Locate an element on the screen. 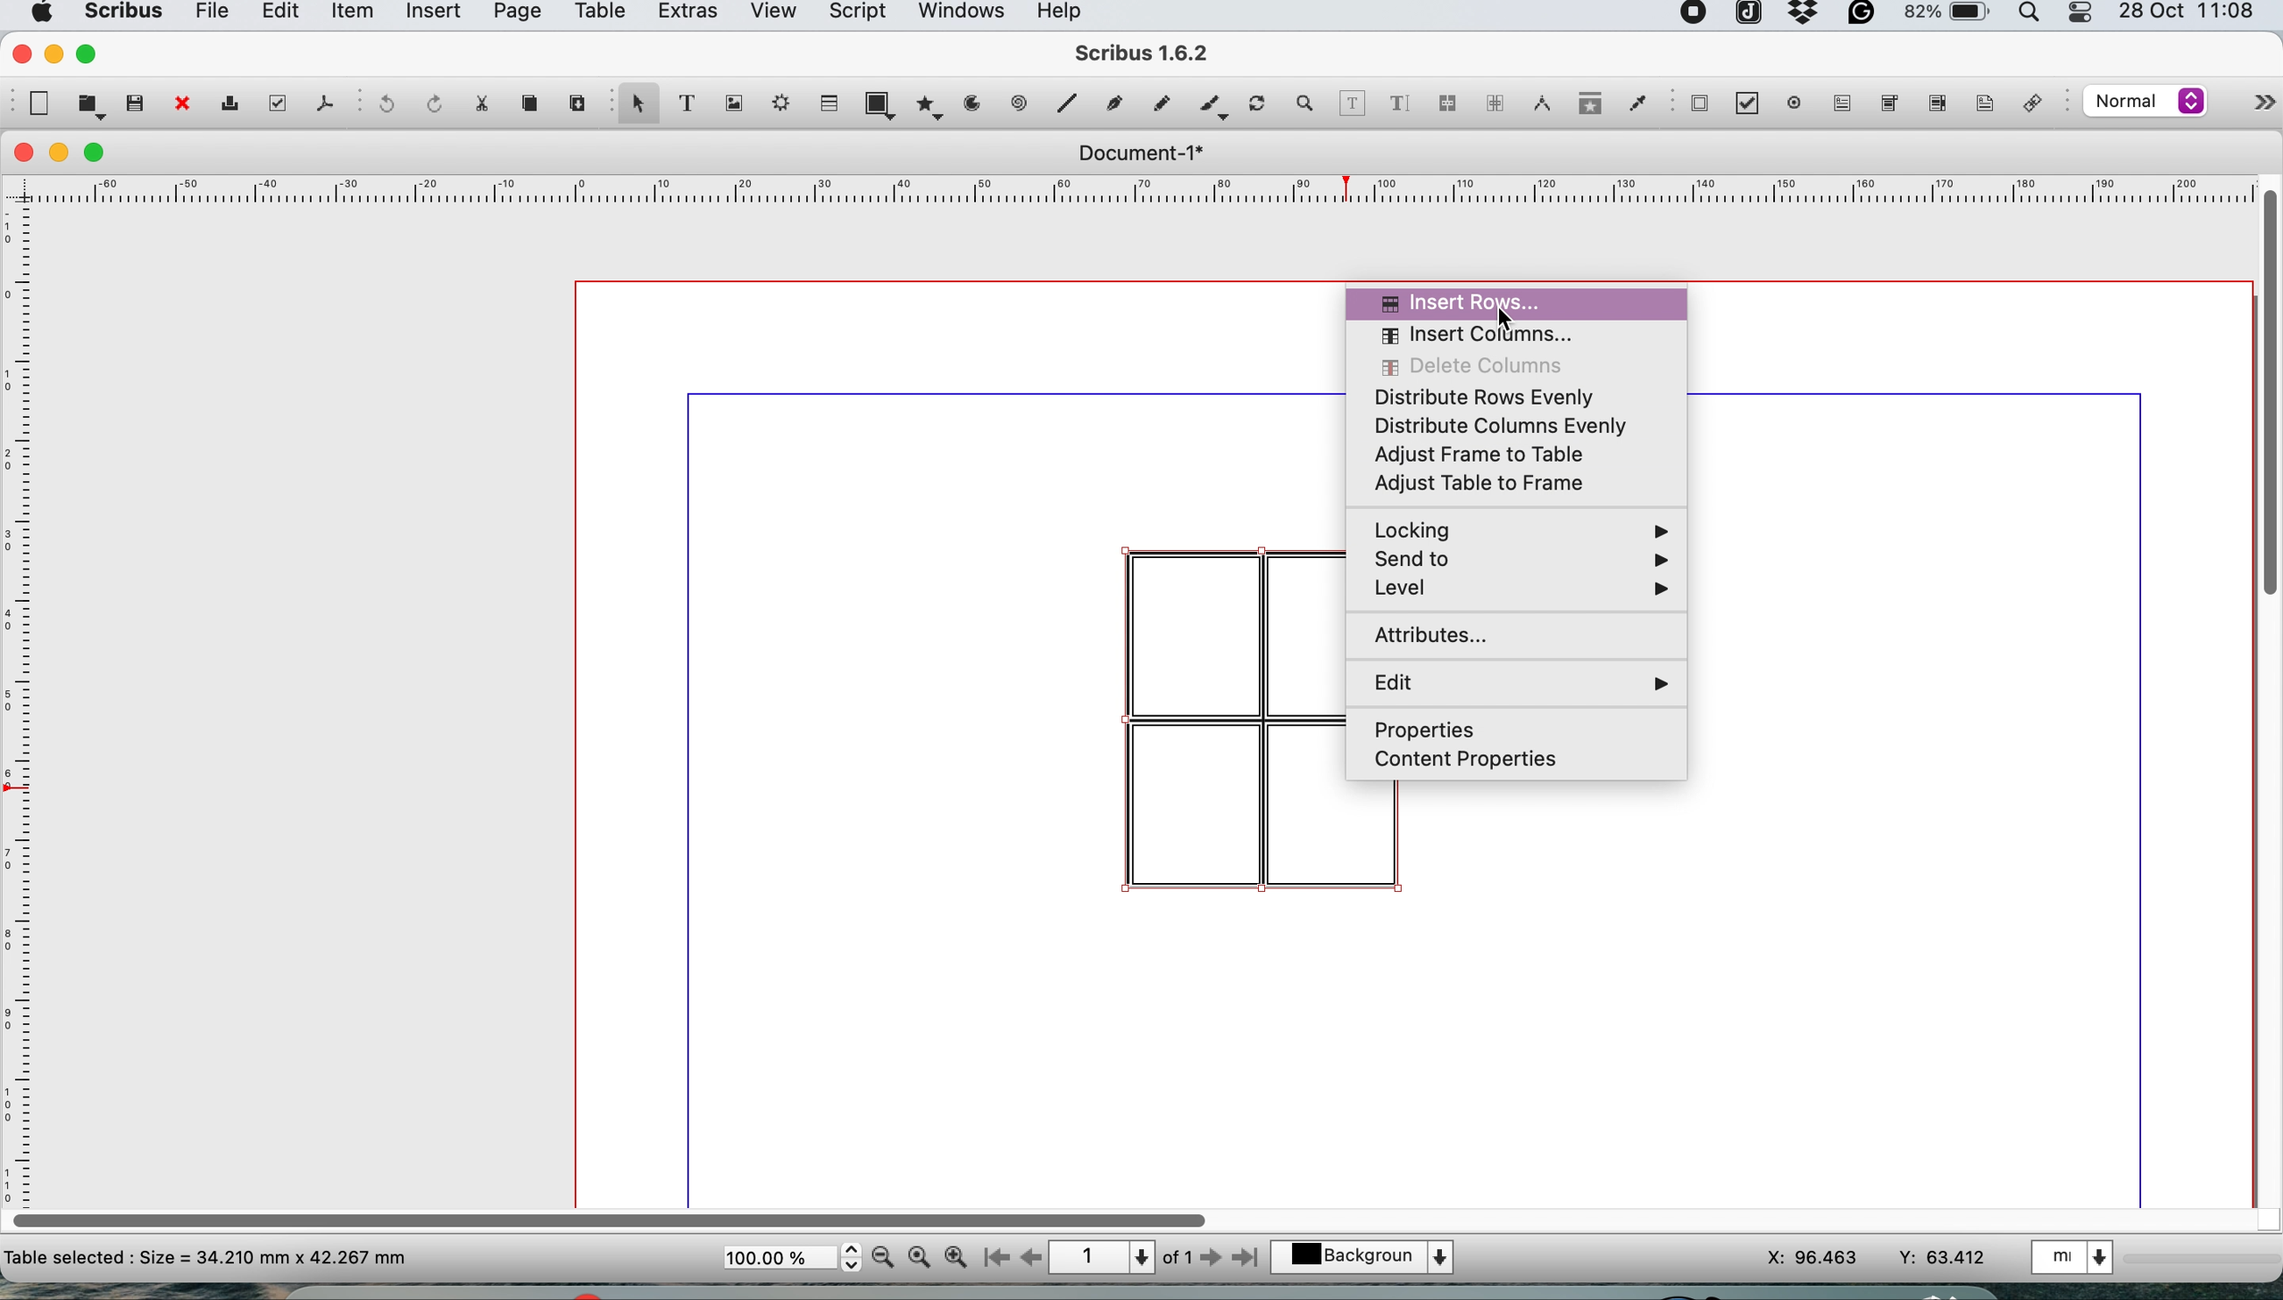 The height and width of the screenshot is (1300, 2283). delete columns is located at coordinates (1478, 367).